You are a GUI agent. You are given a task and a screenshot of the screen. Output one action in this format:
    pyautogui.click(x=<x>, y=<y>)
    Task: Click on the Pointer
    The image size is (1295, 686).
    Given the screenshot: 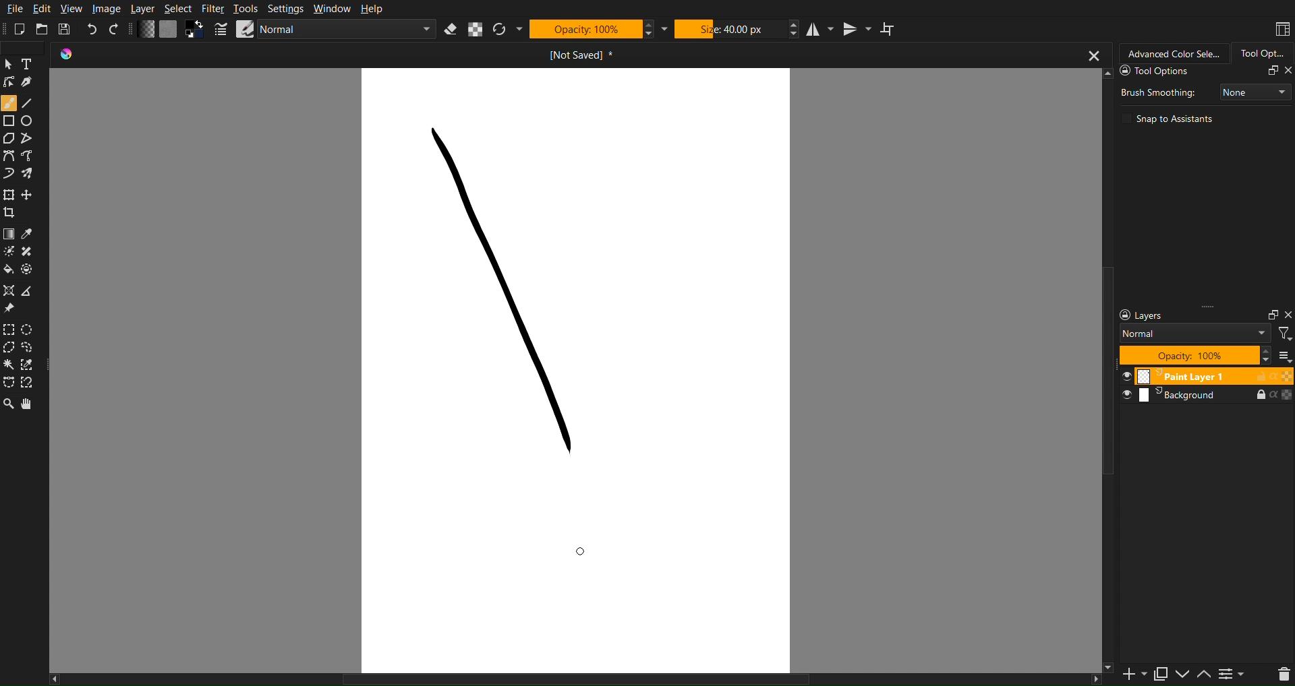 What is the action you would take?
    pyautogui.click(x=9, y=64)
    